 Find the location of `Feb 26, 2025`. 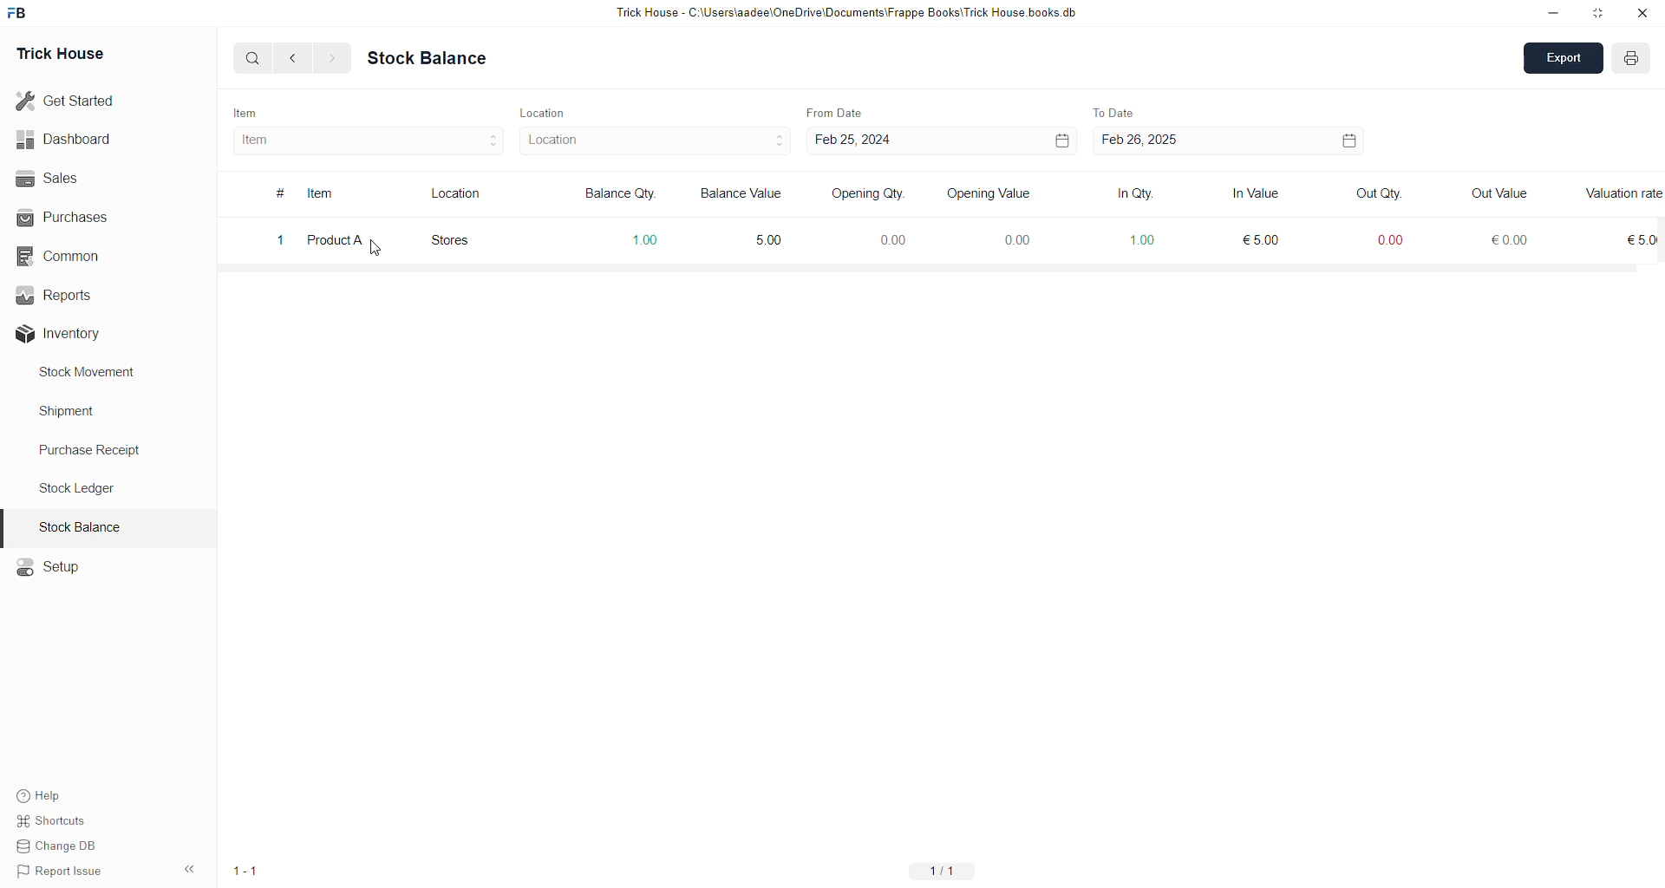

Feb 26, 2025 is located at coordinates (1237, 140).